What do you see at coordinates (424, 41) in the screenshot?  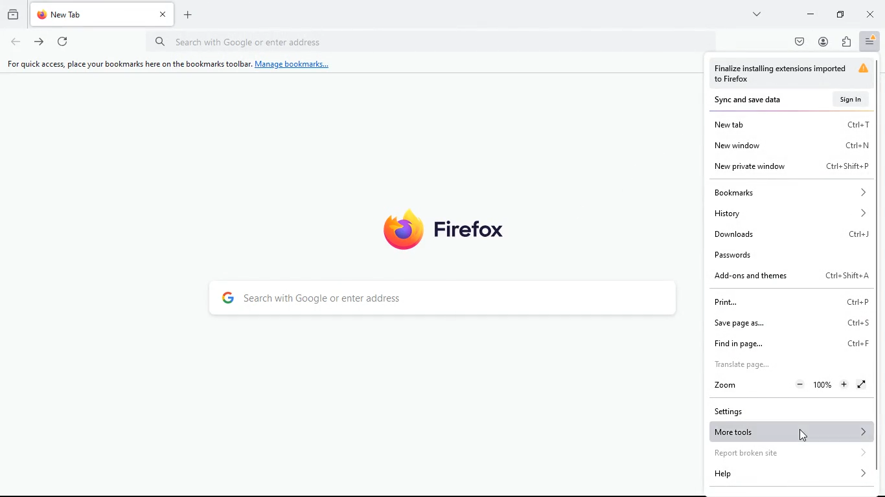 I see `url` at bounding box center [424, 41].